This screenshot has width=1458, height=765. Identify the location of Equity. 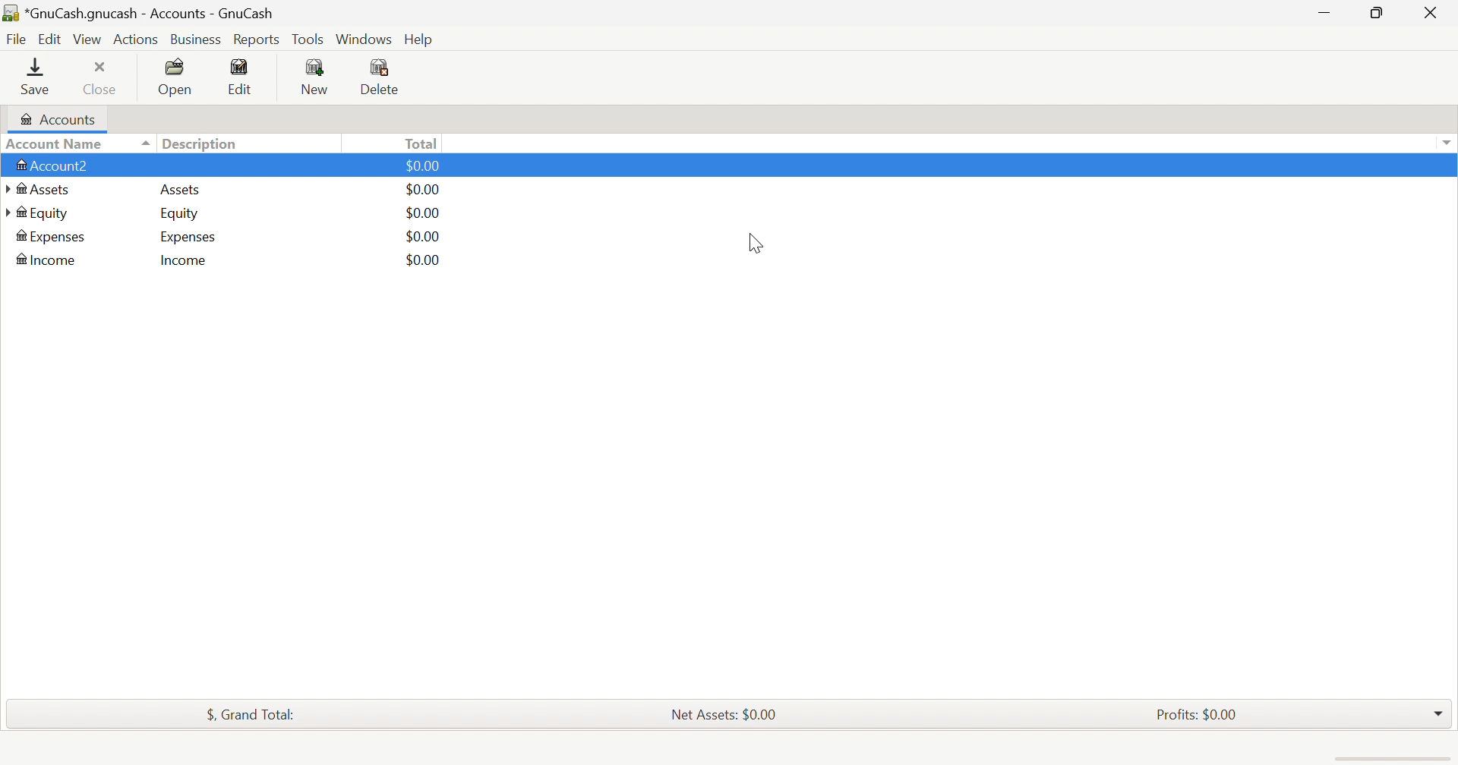
(45, 214).